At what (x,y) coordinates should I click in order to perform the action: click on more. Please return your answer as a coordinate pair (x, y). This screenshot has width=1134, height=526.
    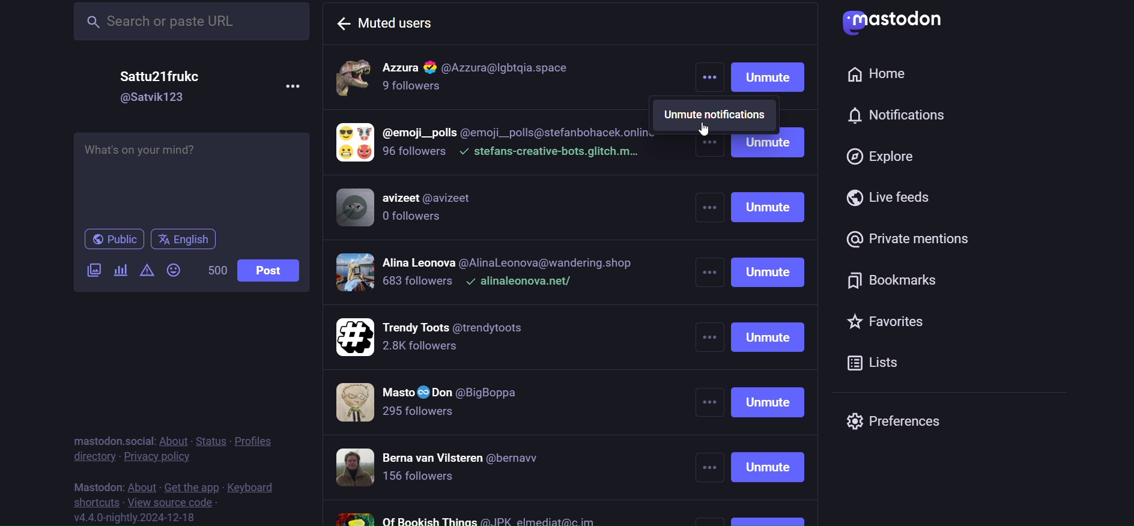
    Looking at the image, I should click on (303, 82).